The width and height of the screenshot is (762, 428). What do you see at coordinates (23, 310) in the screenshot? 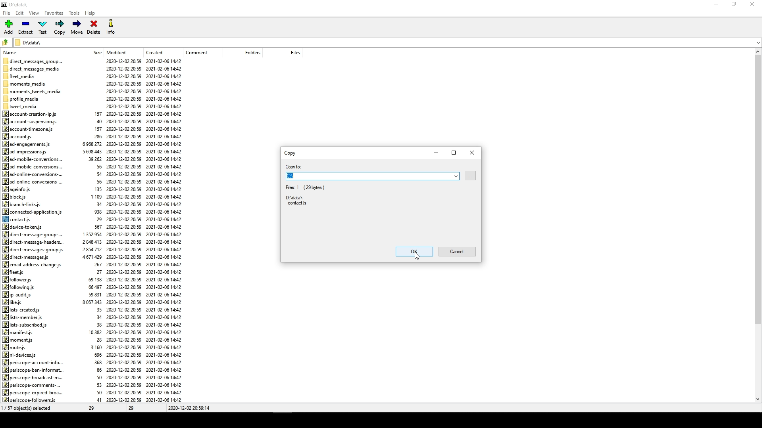
I see `lists-created.js` at bounding box center [23, 310].